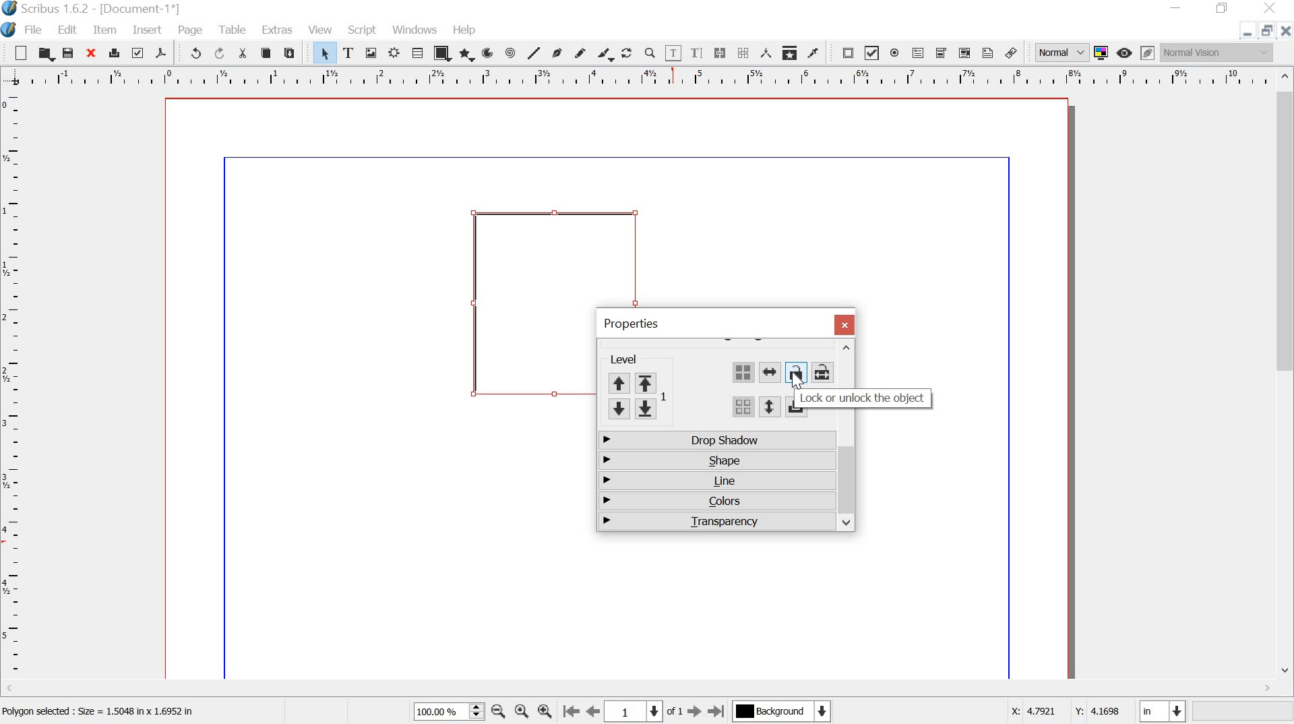 Image resolution: width=1294 pixels, height=724 pixels. I want to click on restore down, so click(1222, 8).